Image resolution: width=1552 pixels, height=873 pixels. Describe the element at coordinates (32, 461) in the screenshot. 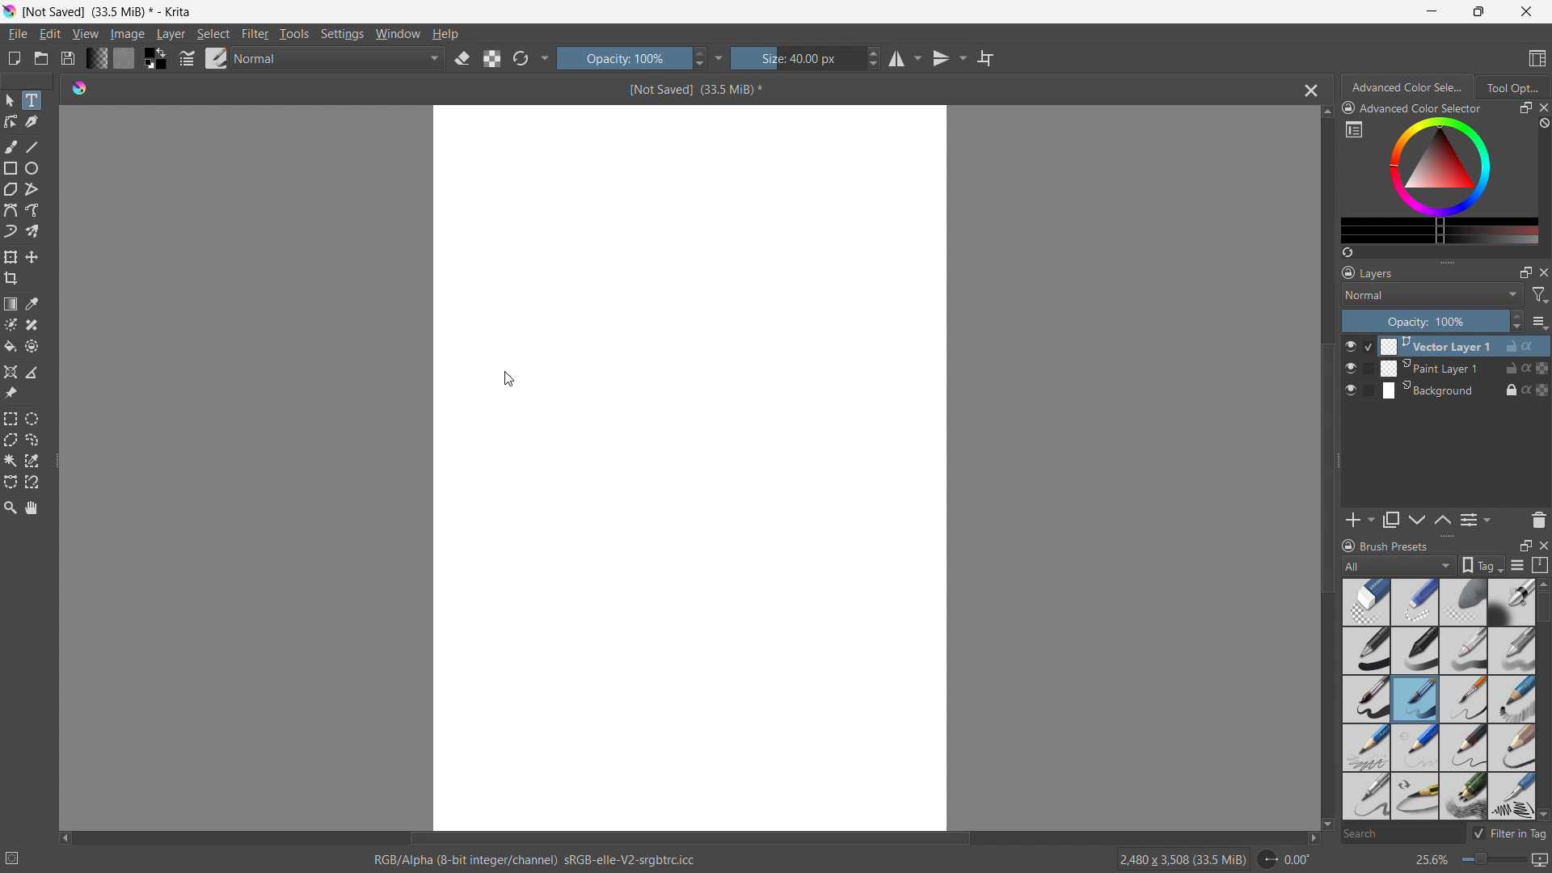

I see `same color selection tool` at that location.